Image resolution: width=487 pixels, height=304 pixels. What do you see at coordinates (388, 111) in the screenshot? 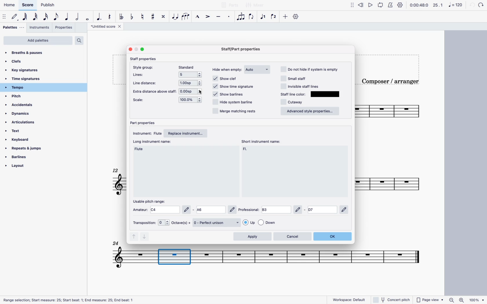
I see `score` at bounding box center [388, 111].